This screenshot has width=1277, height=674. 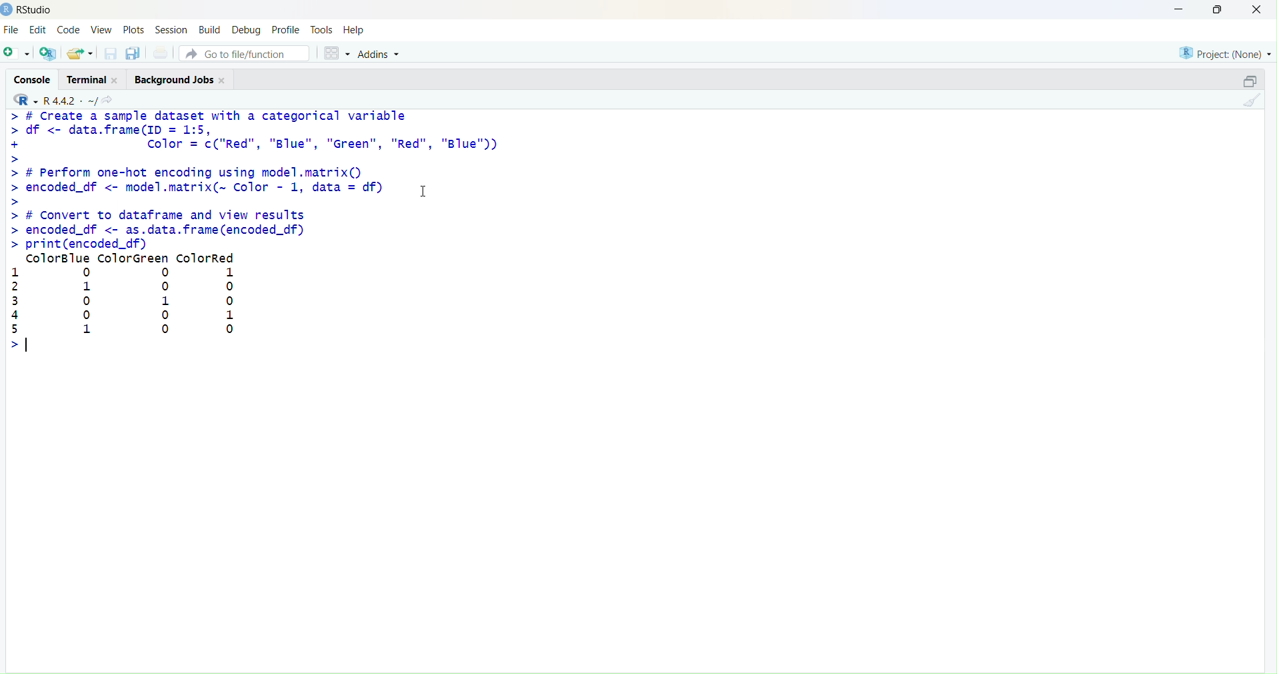 What do you see at coordinates (70, 101) in the screenshot?
I see `R 4.4.2 ~/` at bounding box center [70, 101].